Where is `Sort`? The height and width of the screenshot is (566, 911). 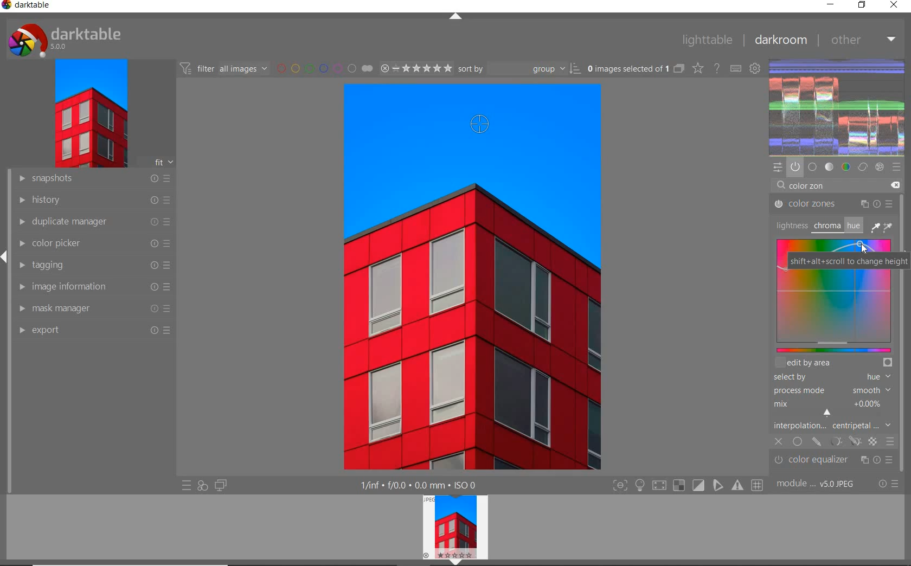
Sort is located at coordinates (520, 69).